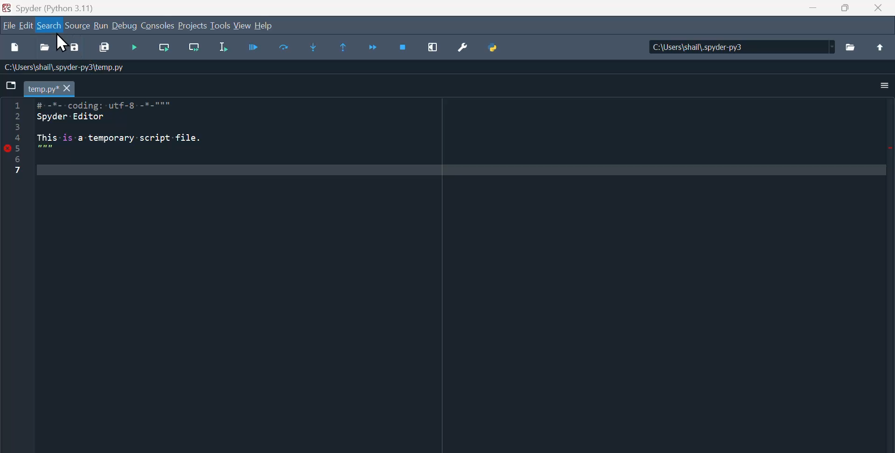 The width and height of the screenshot is (895, 453). What do you see at coordinates (403, 48) in the screenshot?
I see `Stop debugging` at bounding box center [403, 48].